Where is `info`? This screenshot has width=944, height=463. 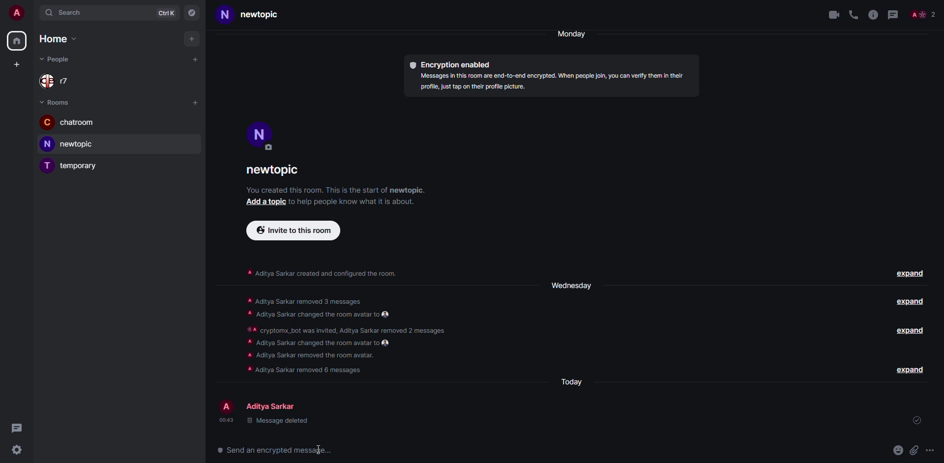 info is located at coordinates (555, 83).